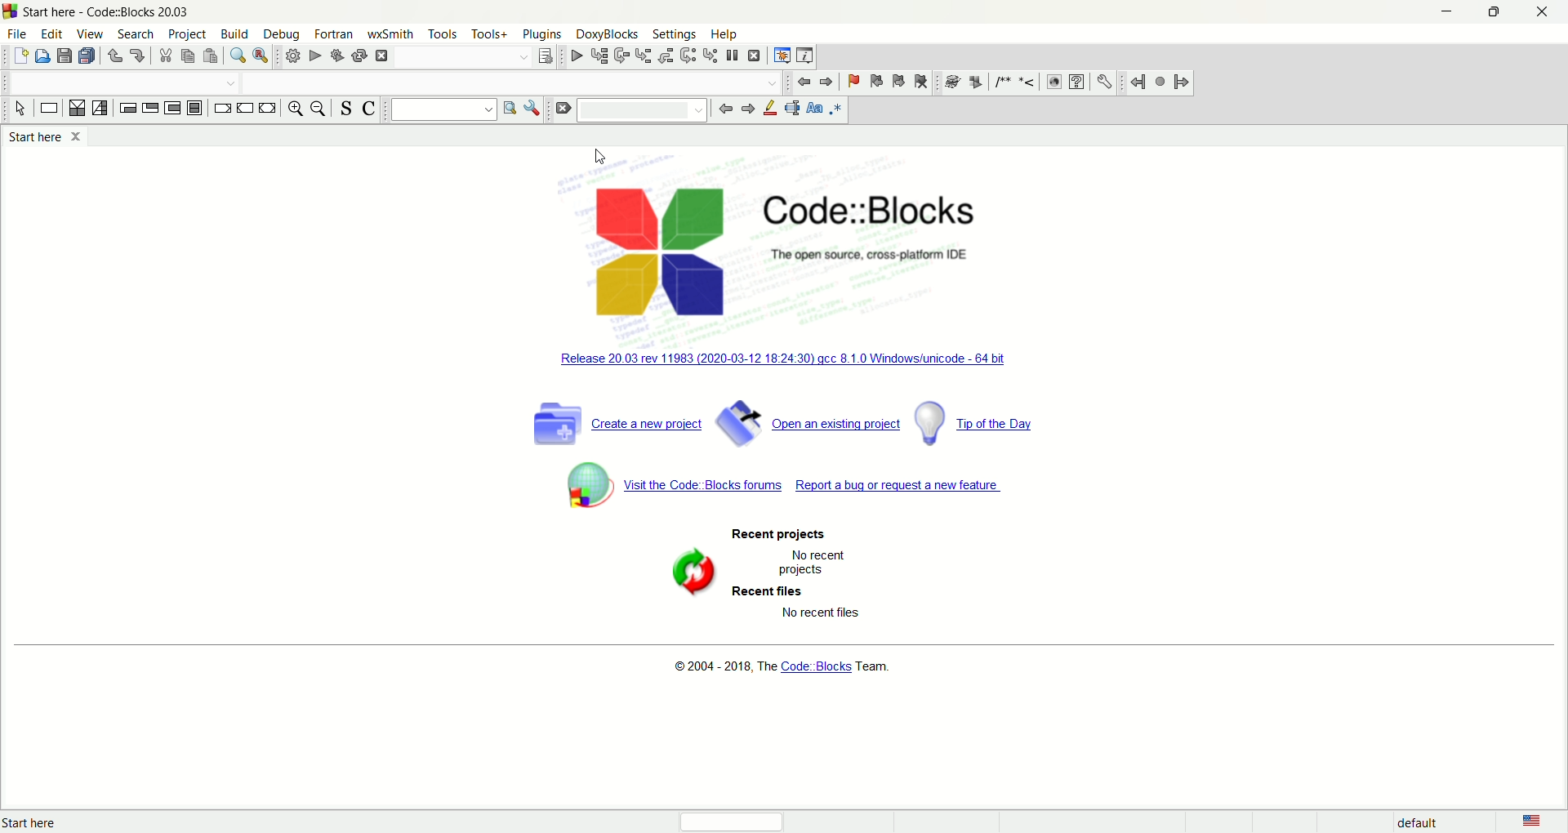 The height and width of the screenshot is (833, 1568). Describe the element at coordinates (775, 593) in the screenshot. I see `recent files` at that location.